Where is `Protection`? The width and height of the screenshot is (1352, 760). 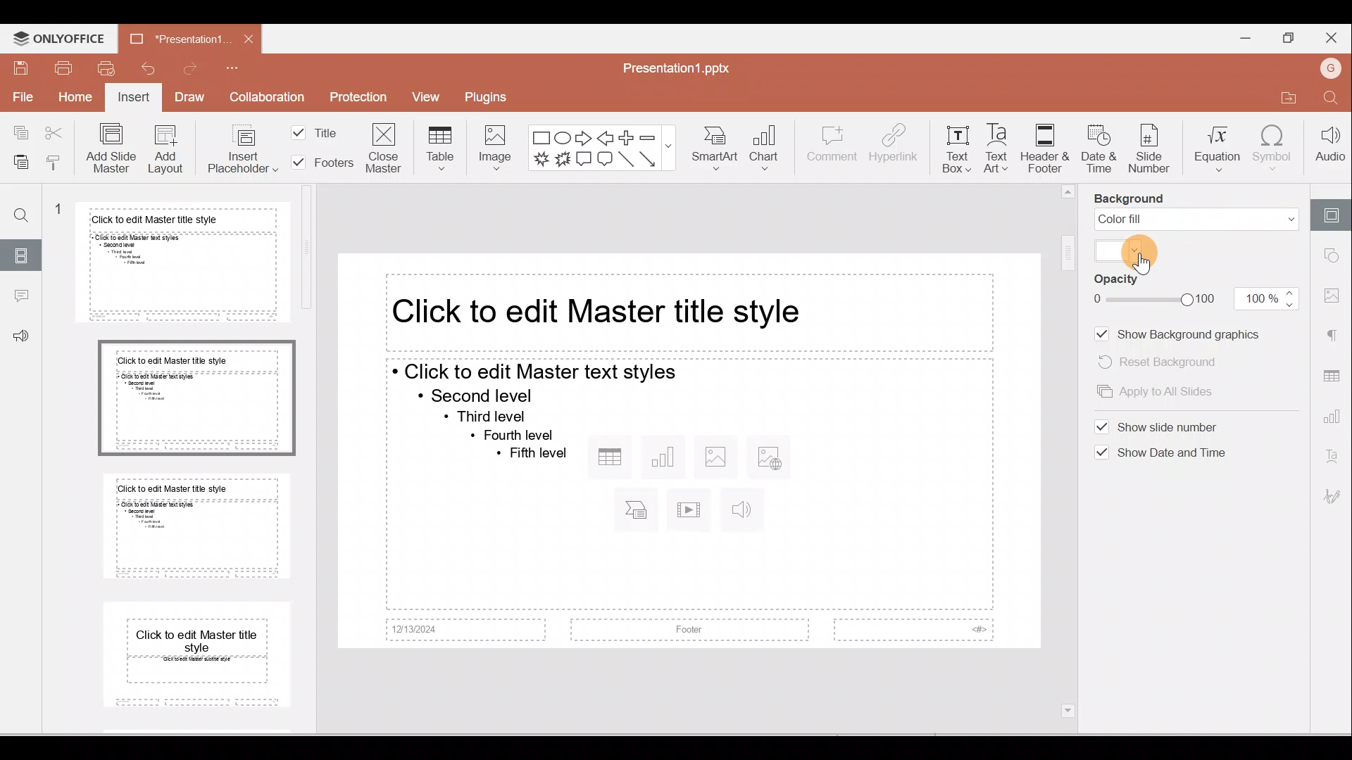 Protection is located at coordinates (359, 99).